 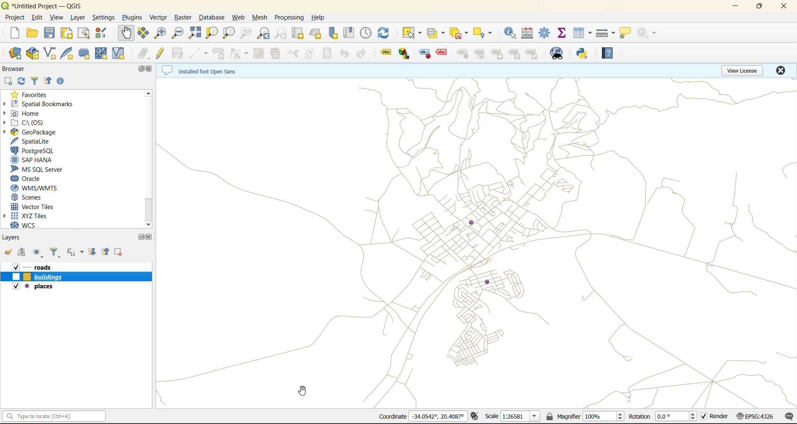 What do you see at coordinates (344, 54) in the screenshot?
I see `undo` at bounding box center [344, 54].